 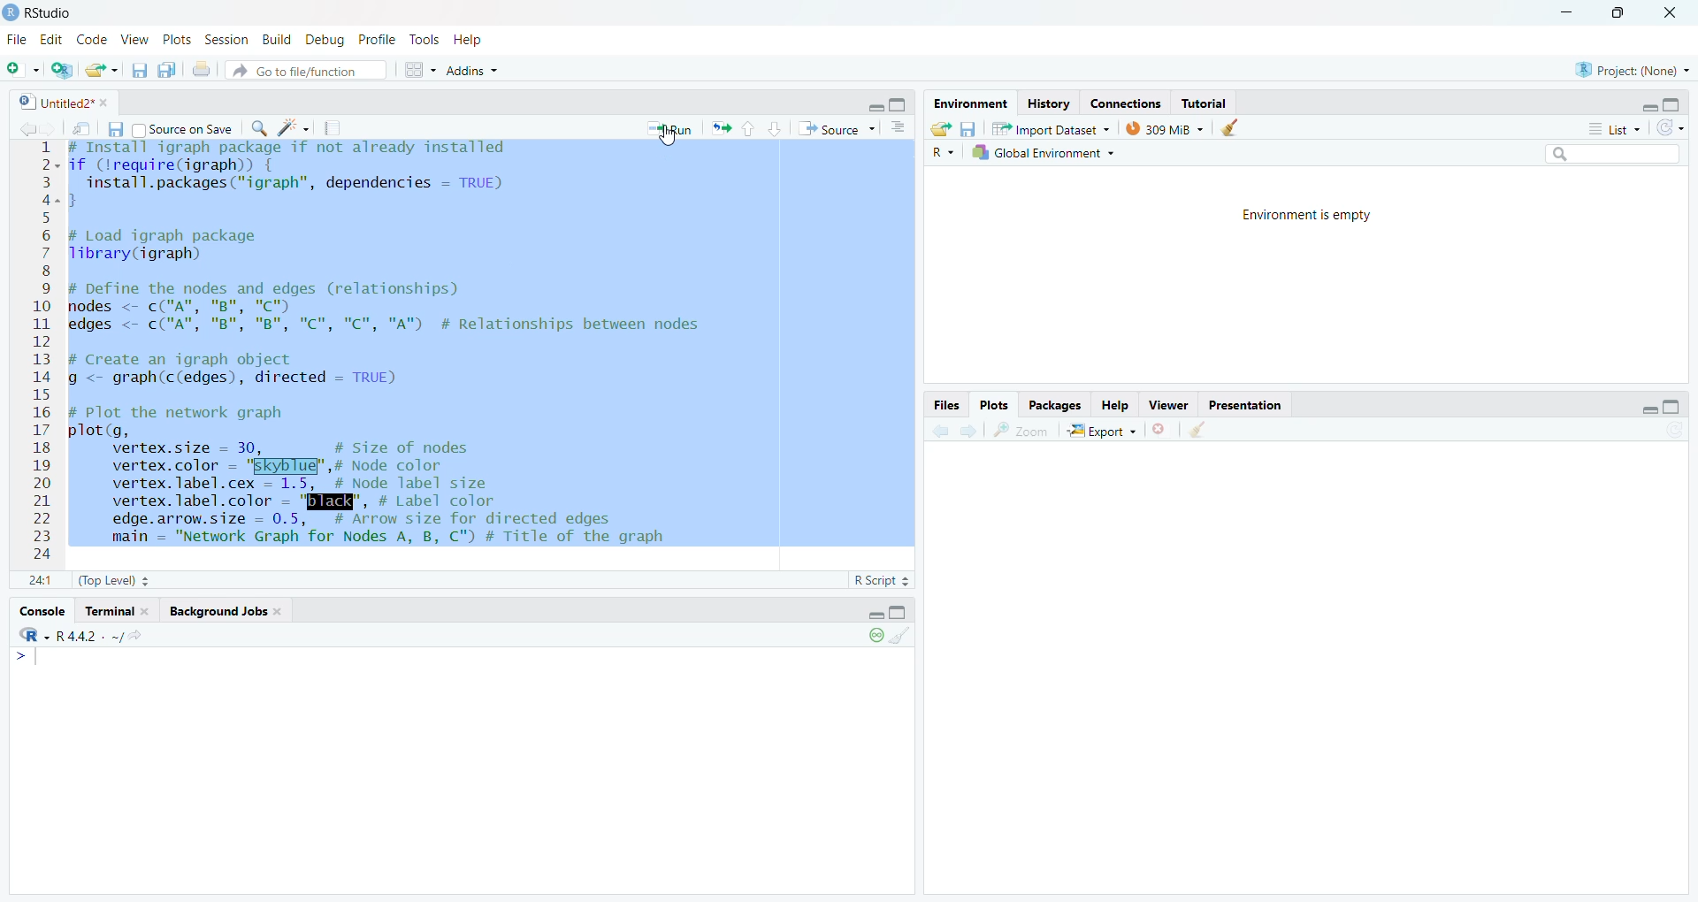 What do you see at coordinates (1674, 405) in the screenshot?
I see `maximise` at bounding box center [1674, 405].